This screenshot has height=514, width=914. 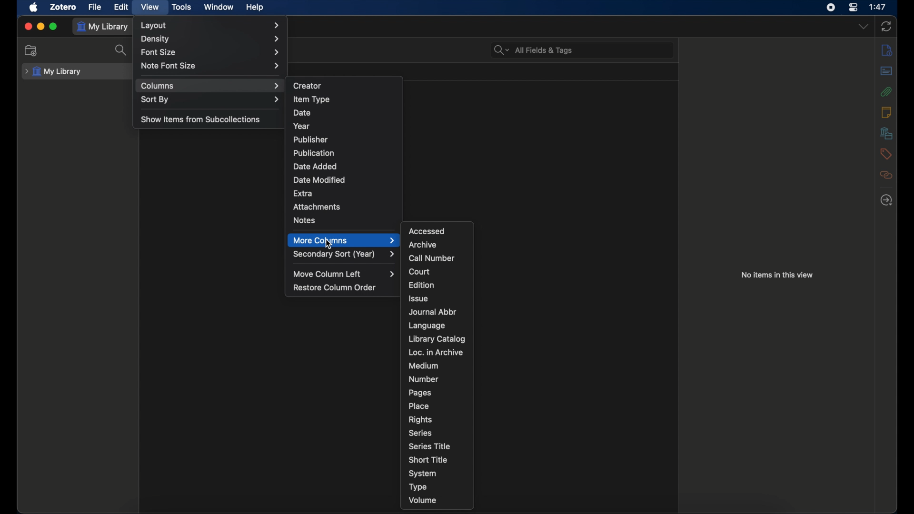 What do you see at coordinates (54, 26) in the screenshot?
I see `maximize` at bounding box center [54, 26].